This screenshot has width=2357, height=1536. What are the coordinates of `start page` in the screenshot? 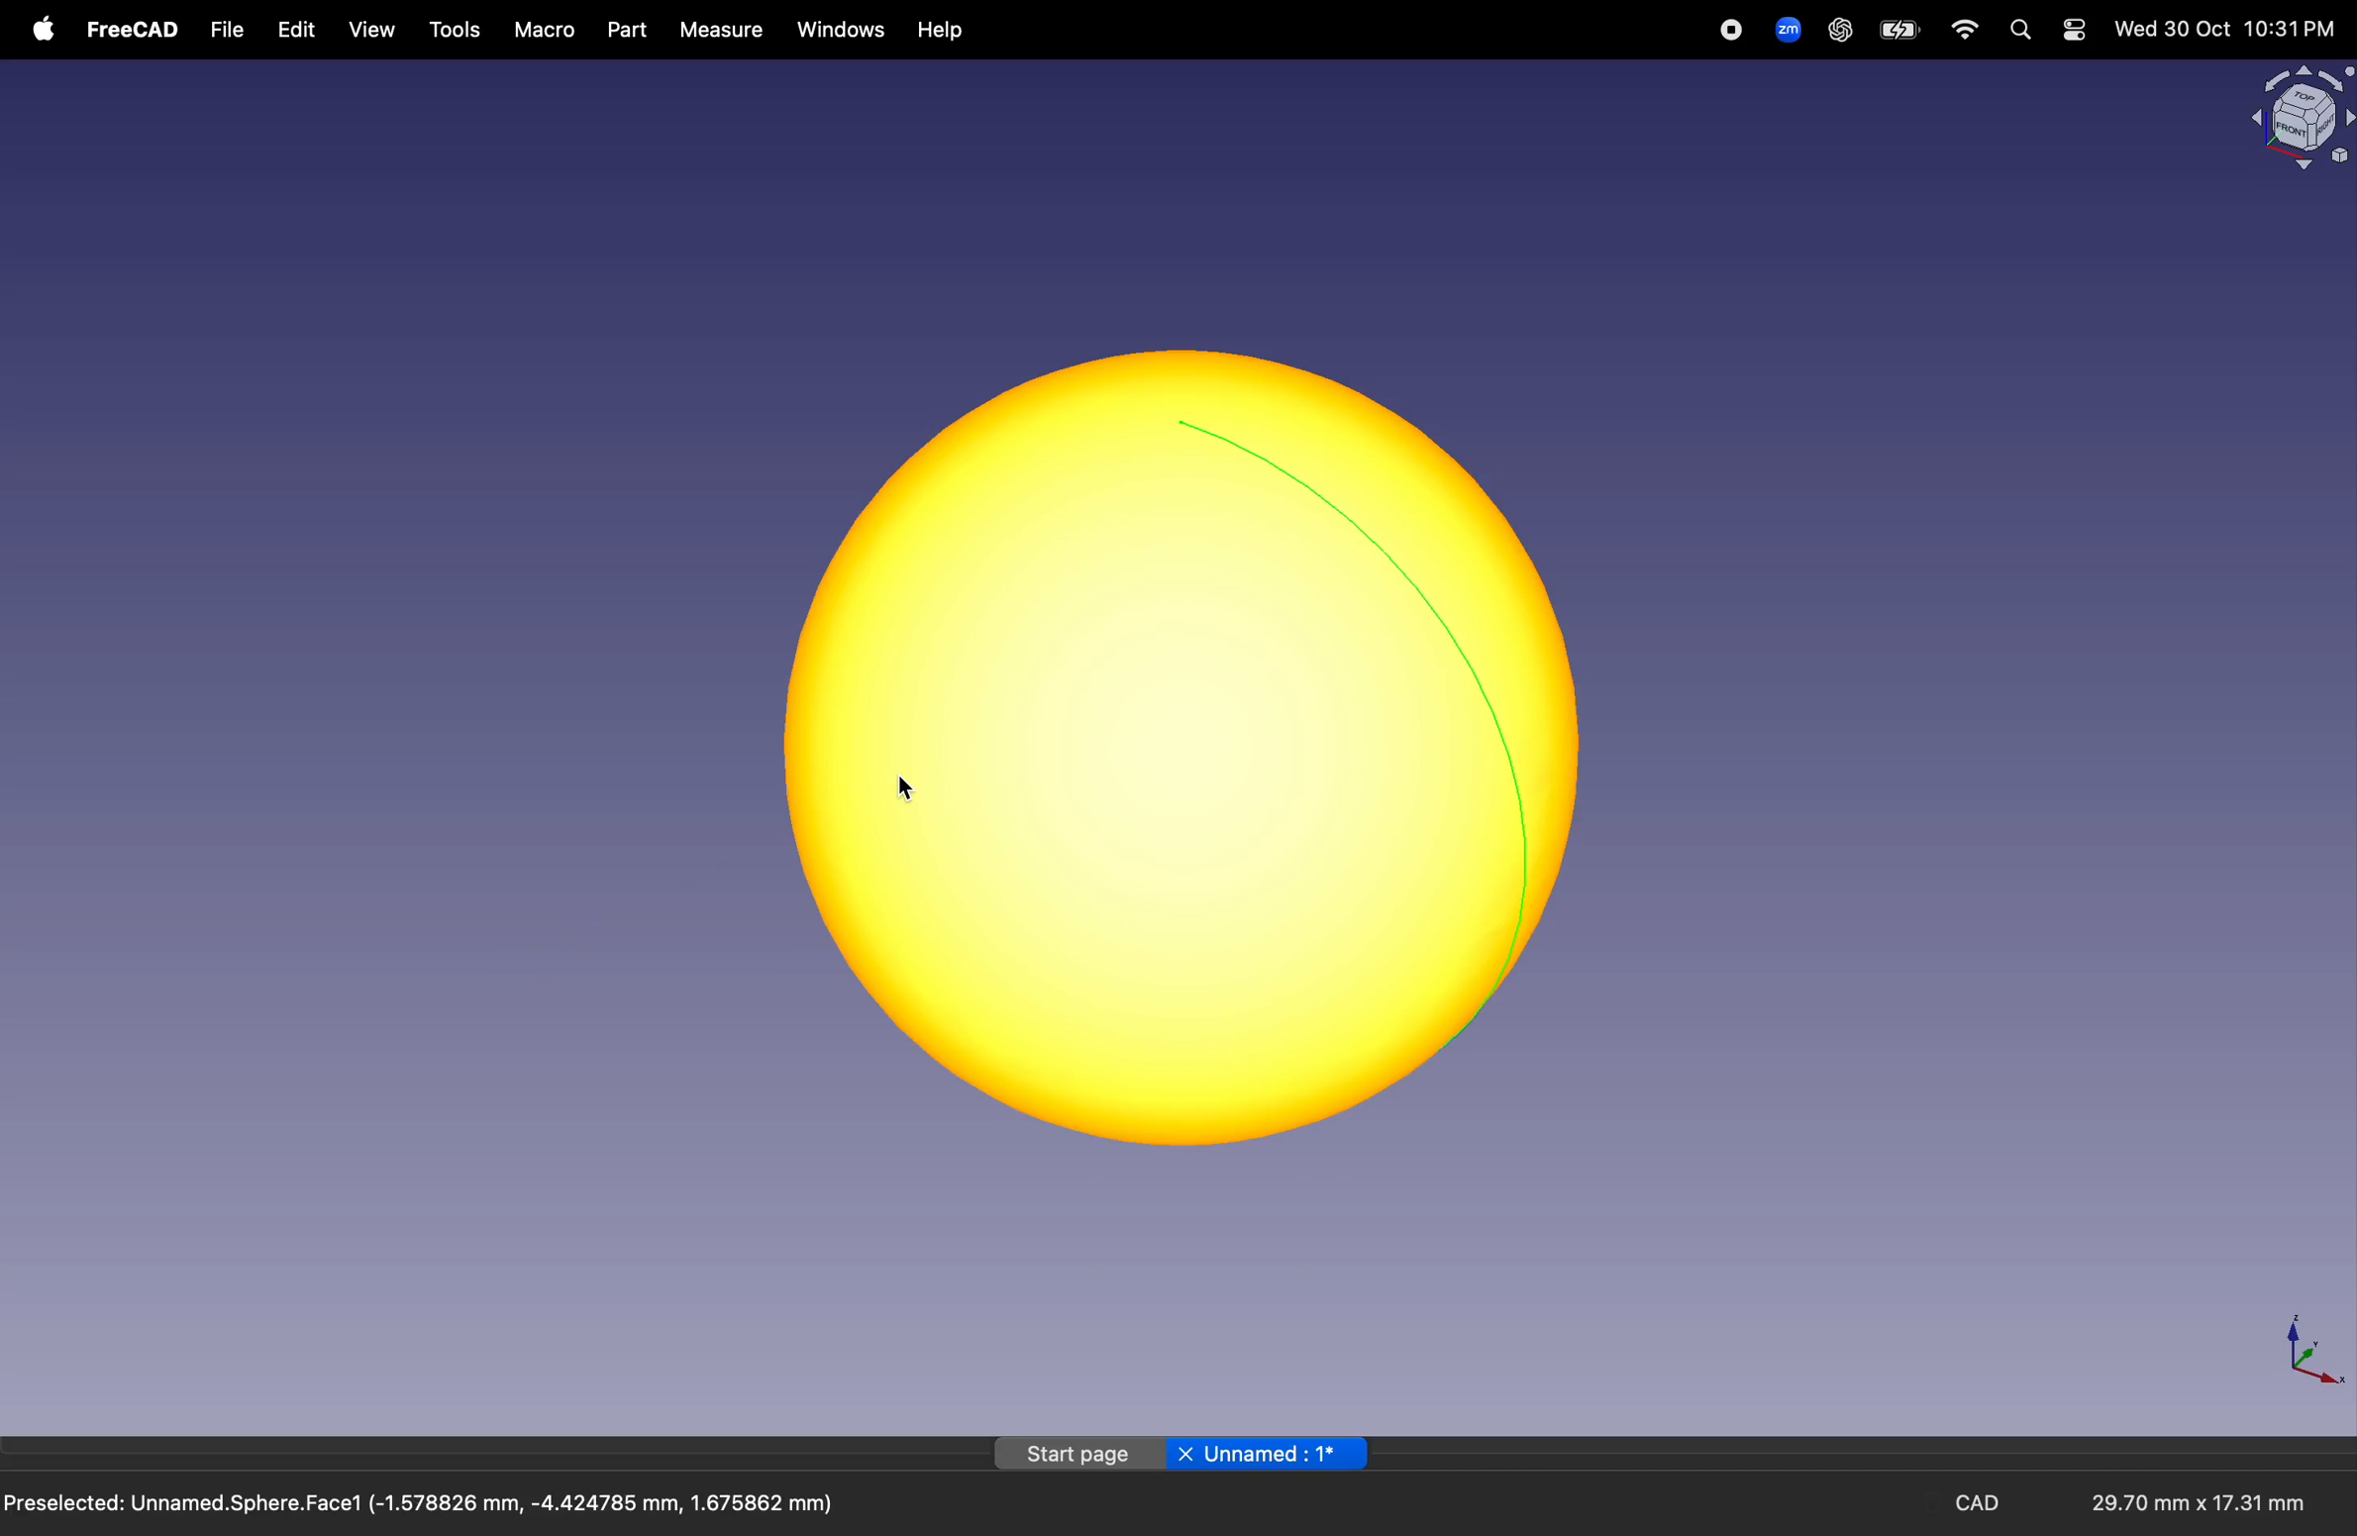 It's located at (1078, 1453).